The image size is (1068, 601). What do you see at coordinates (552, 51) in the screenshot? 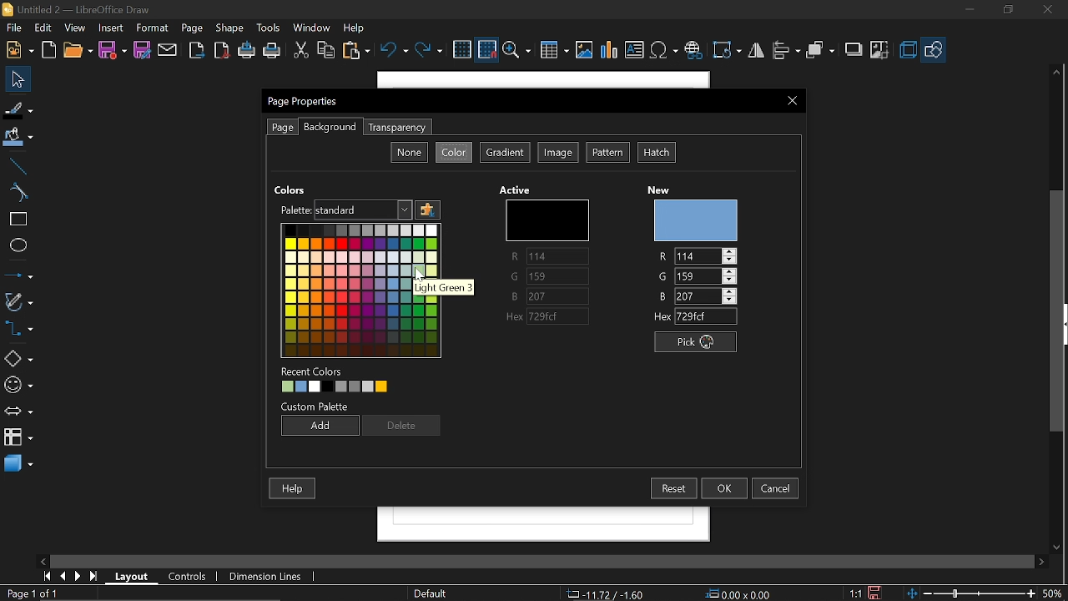
I see `Insert table` at bounding box center [552, 51].